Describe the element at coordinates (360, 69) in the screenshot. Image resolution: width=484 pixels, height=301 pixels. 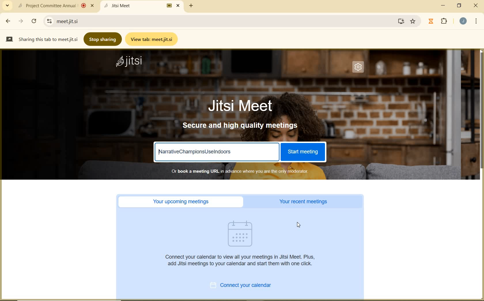
I see `SETTINGS` at that location.